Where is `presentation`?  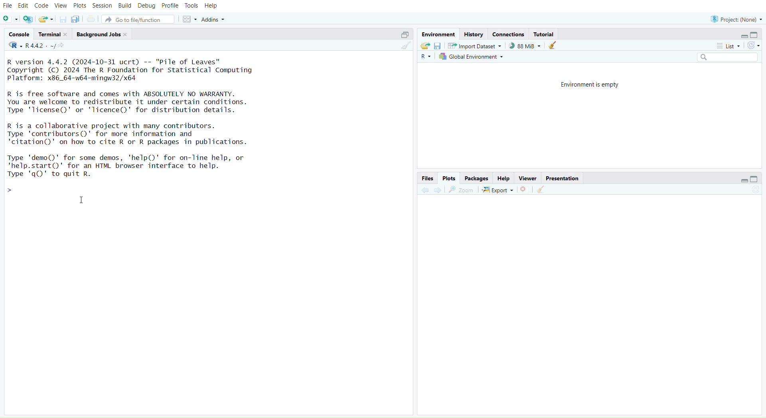 presentation is located at coordinates (562, 179).